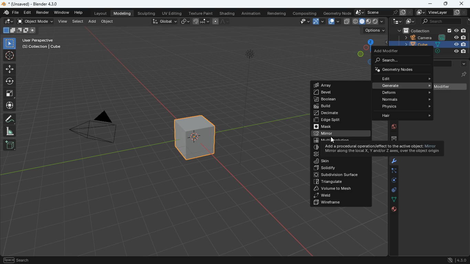 The image size is (470, 264). Describe the element at coordinates (300, 22) in the screenshot. I see `view` at that location.